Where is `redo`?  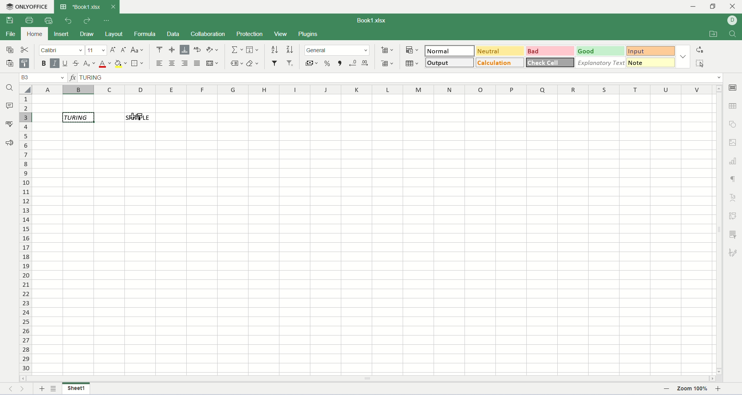
redo is located at coordinates (86, 21).